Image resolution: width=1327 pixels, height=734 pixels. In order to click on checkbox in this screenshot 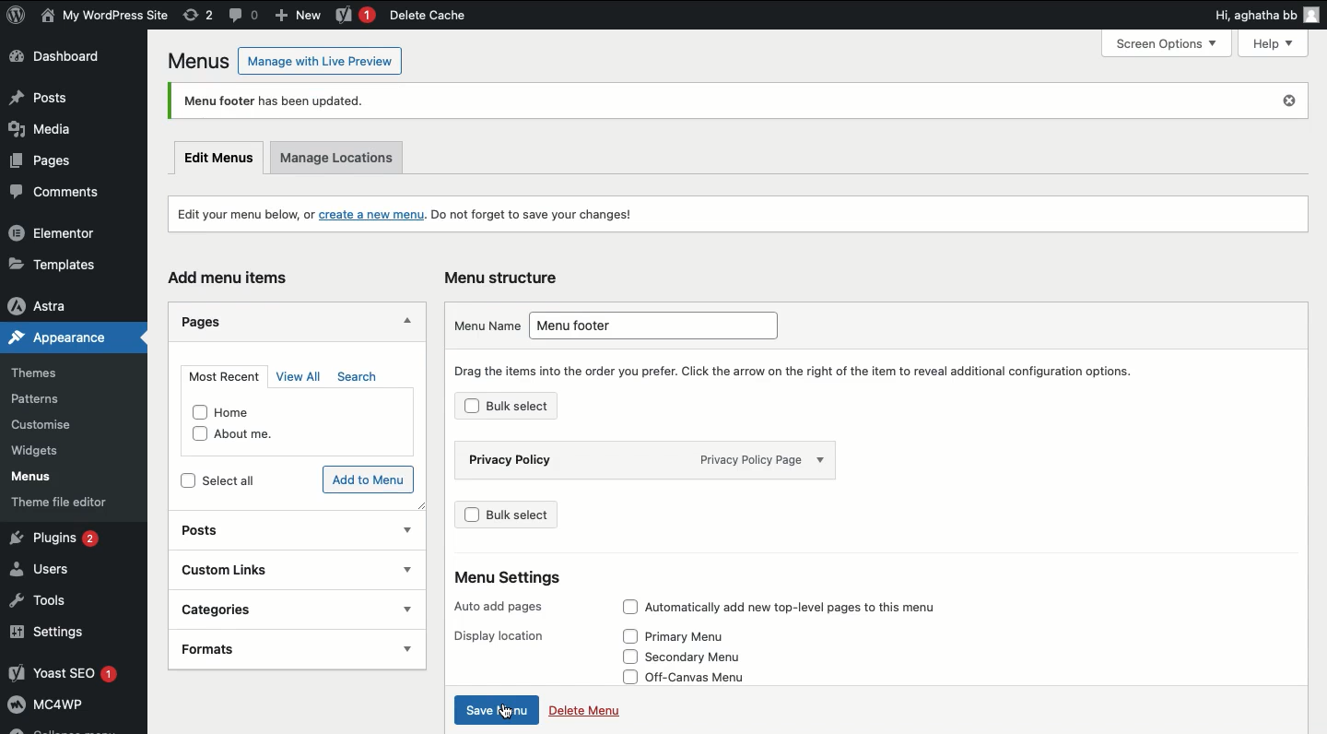, I will do `click(198, 412)`.